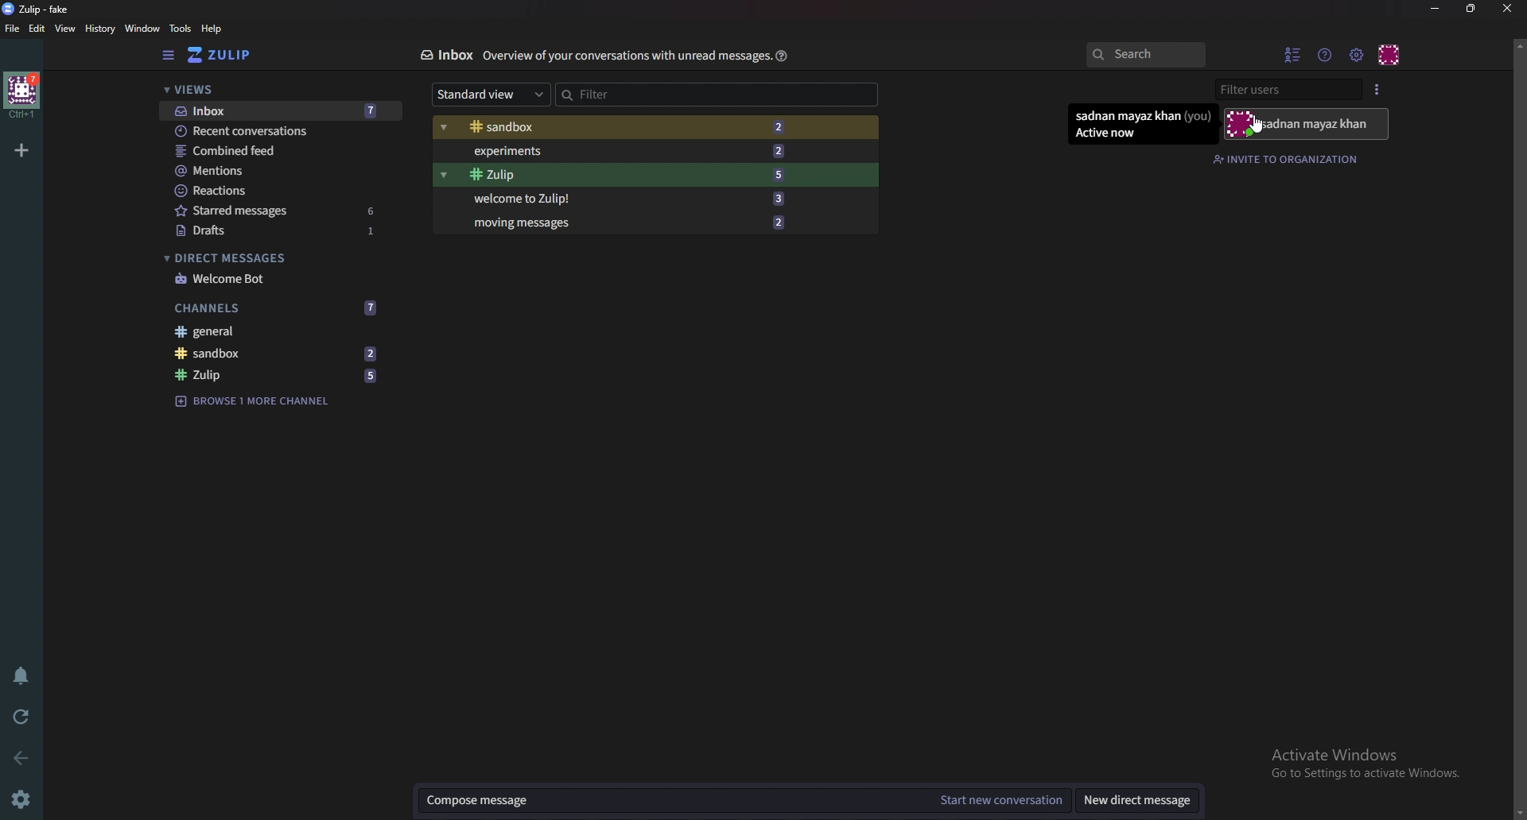 This screenshot has width=1527, height=820. What do you see at coordinates (445, 56) in the screenshot?
I see `Inbox` at bounding box center [445, 56].